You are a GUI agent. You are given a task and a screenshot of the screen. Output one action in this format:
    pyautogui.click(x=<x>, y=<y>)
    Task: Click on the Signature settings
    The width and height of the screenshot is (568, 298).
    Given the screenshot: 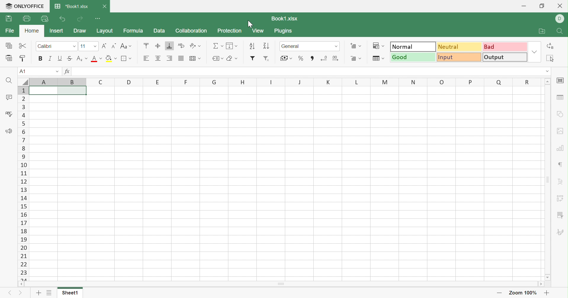 What is the action you would take?
    pyautogui.click(x=561, y=232)
    